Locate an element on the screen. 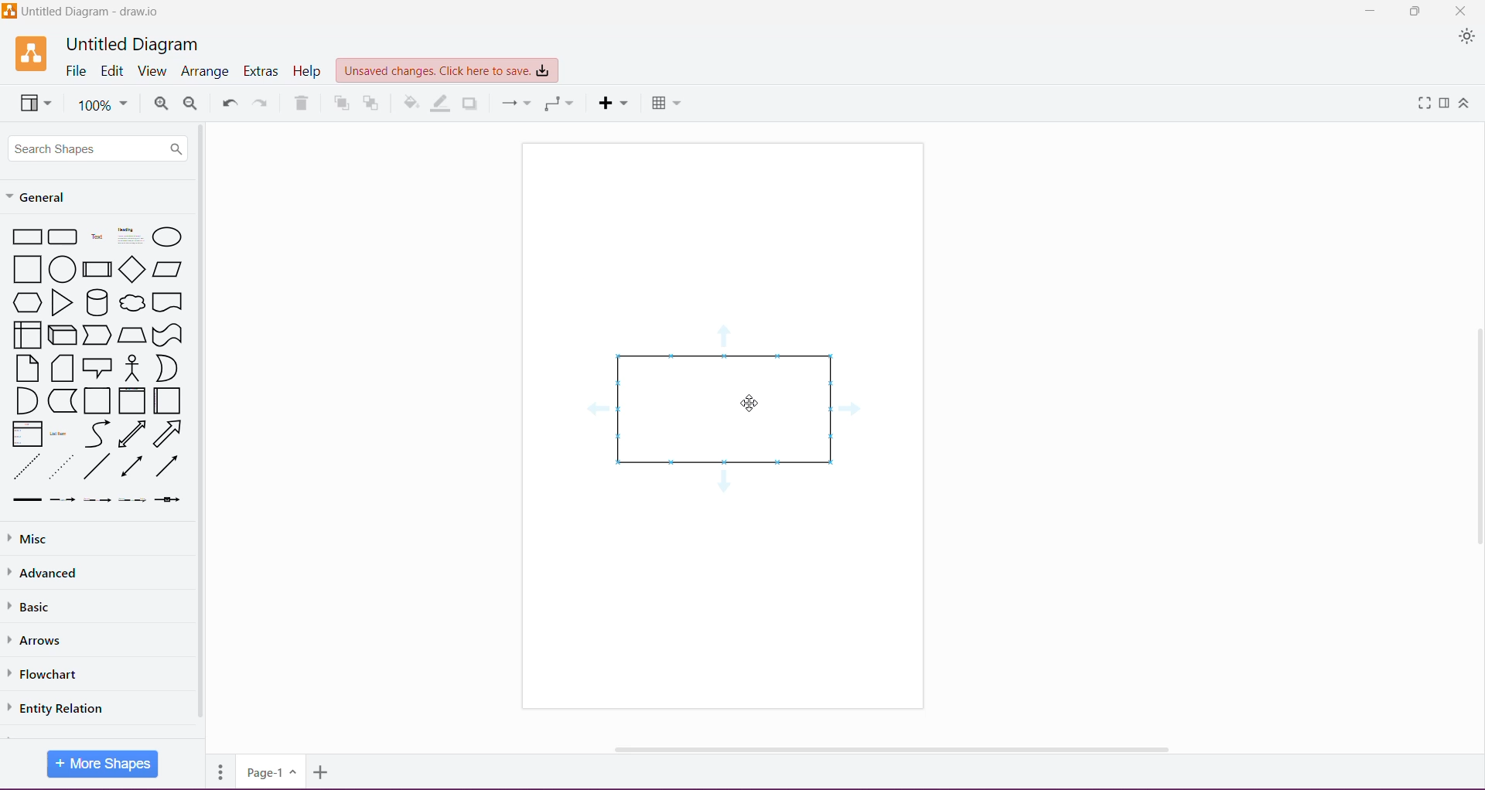  To Back is located at coordinates (372, 104).